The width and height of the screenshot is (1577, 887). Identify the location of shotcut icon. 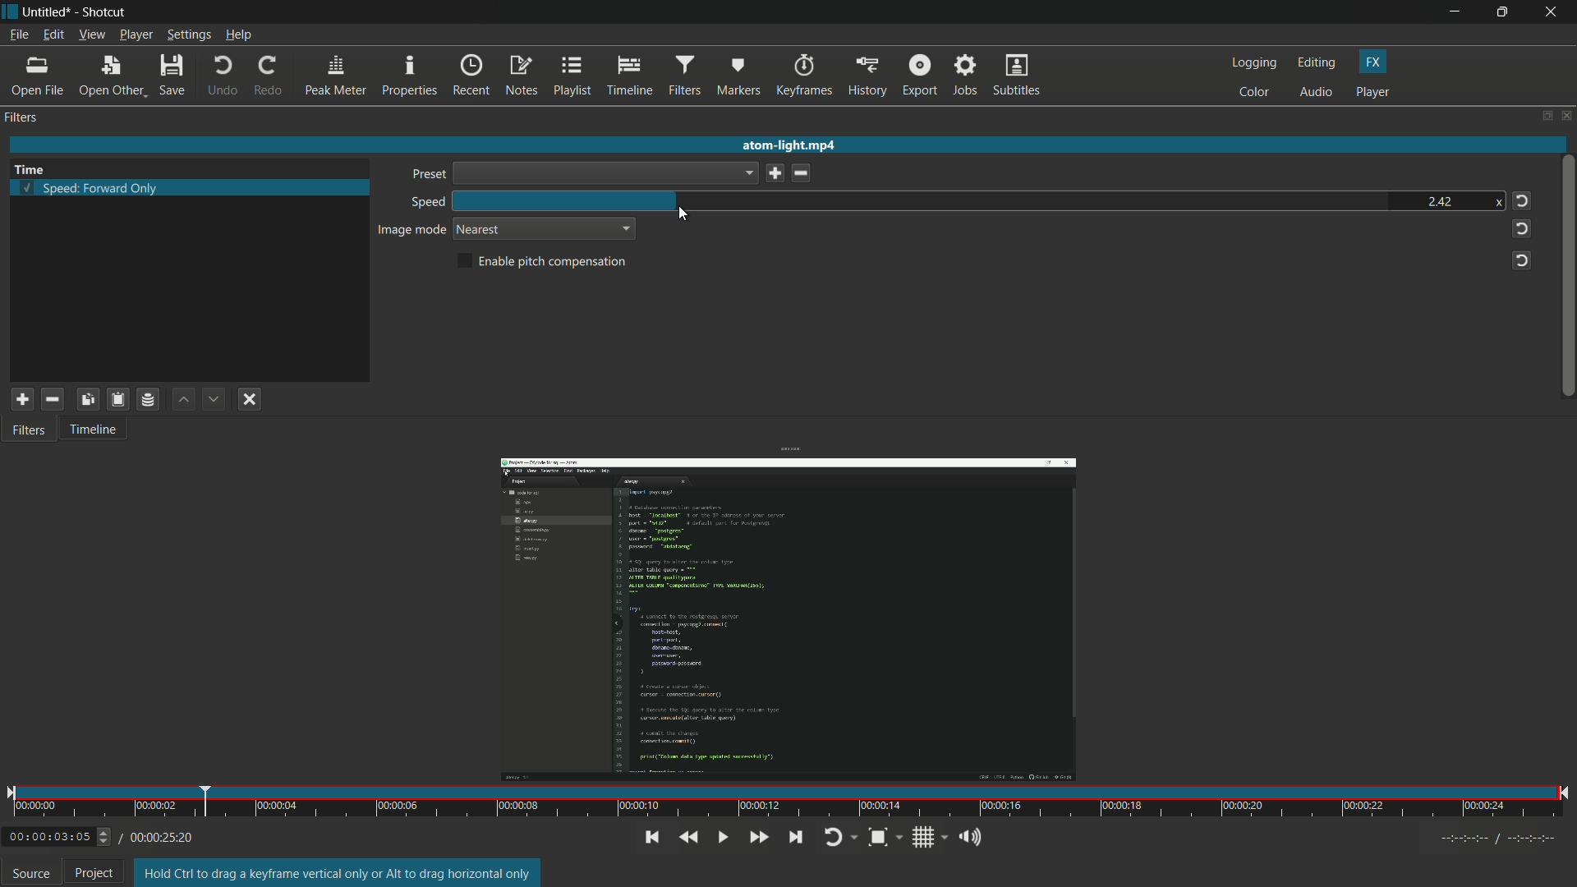
(10, 11).